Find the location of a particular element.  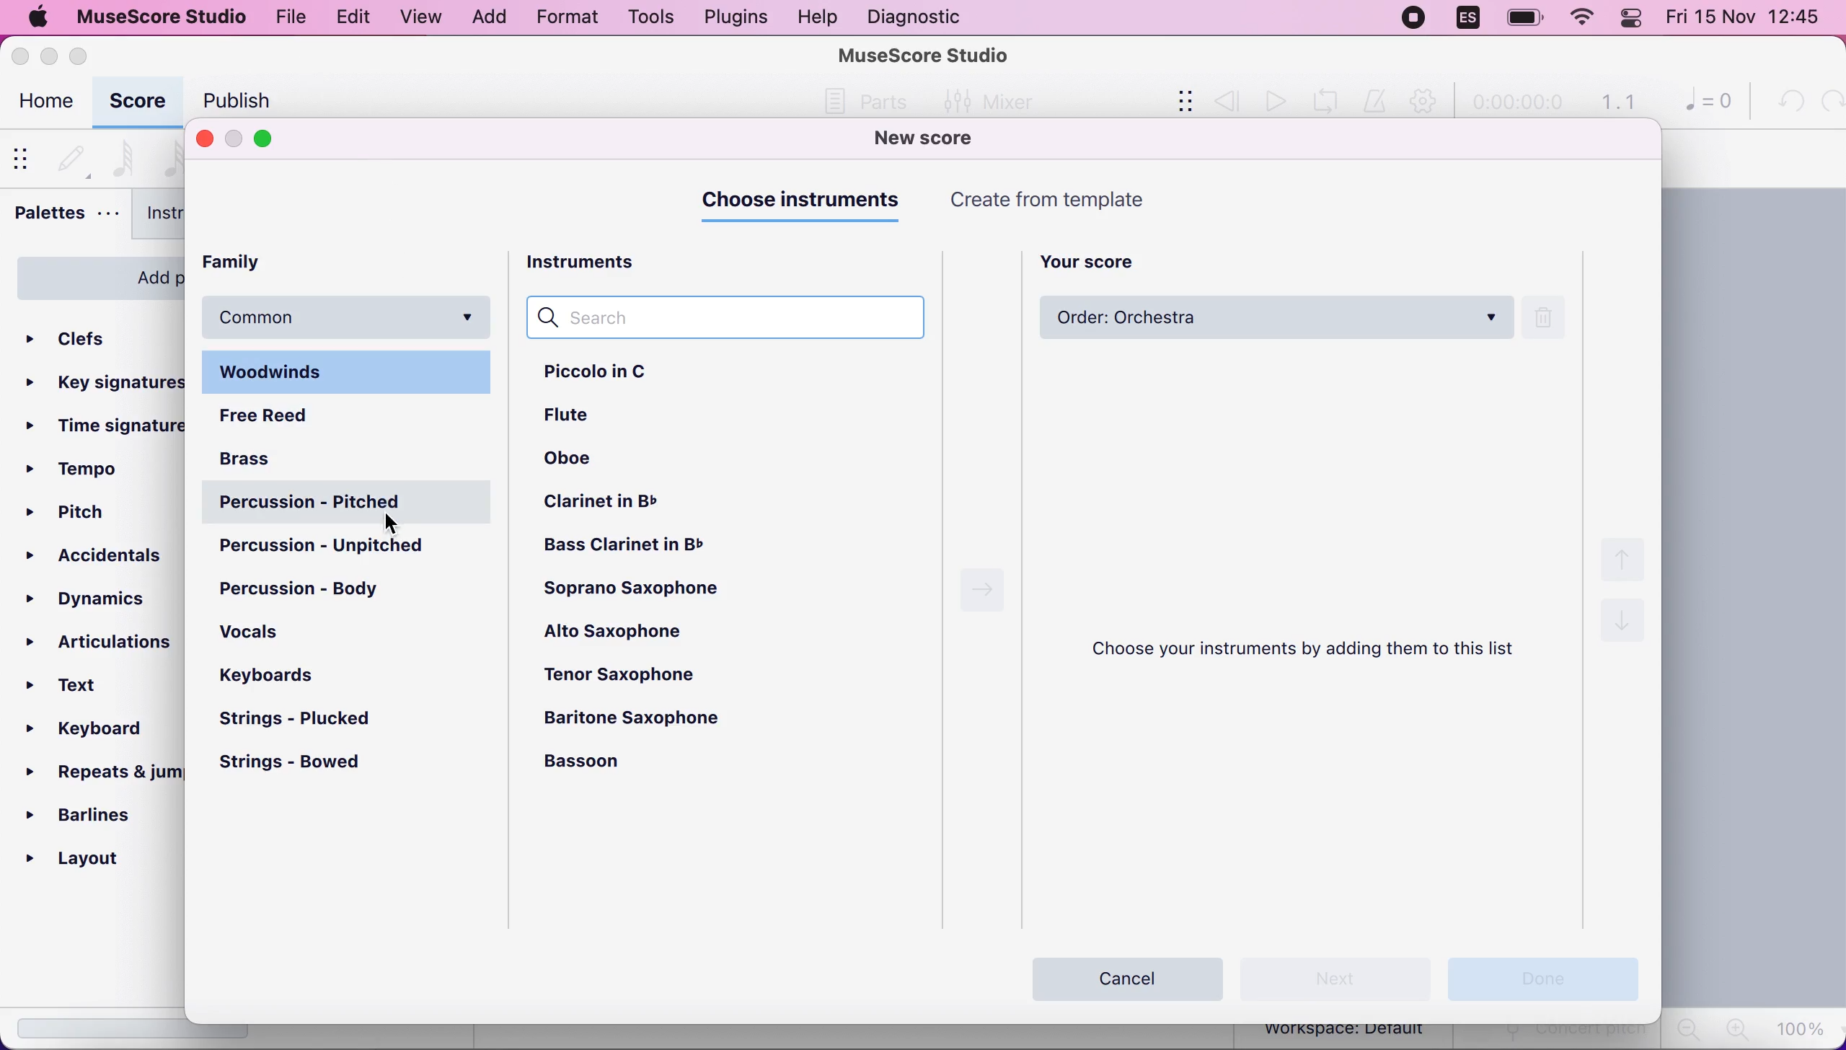

zoom out is located at coordinates (1687, 1029).